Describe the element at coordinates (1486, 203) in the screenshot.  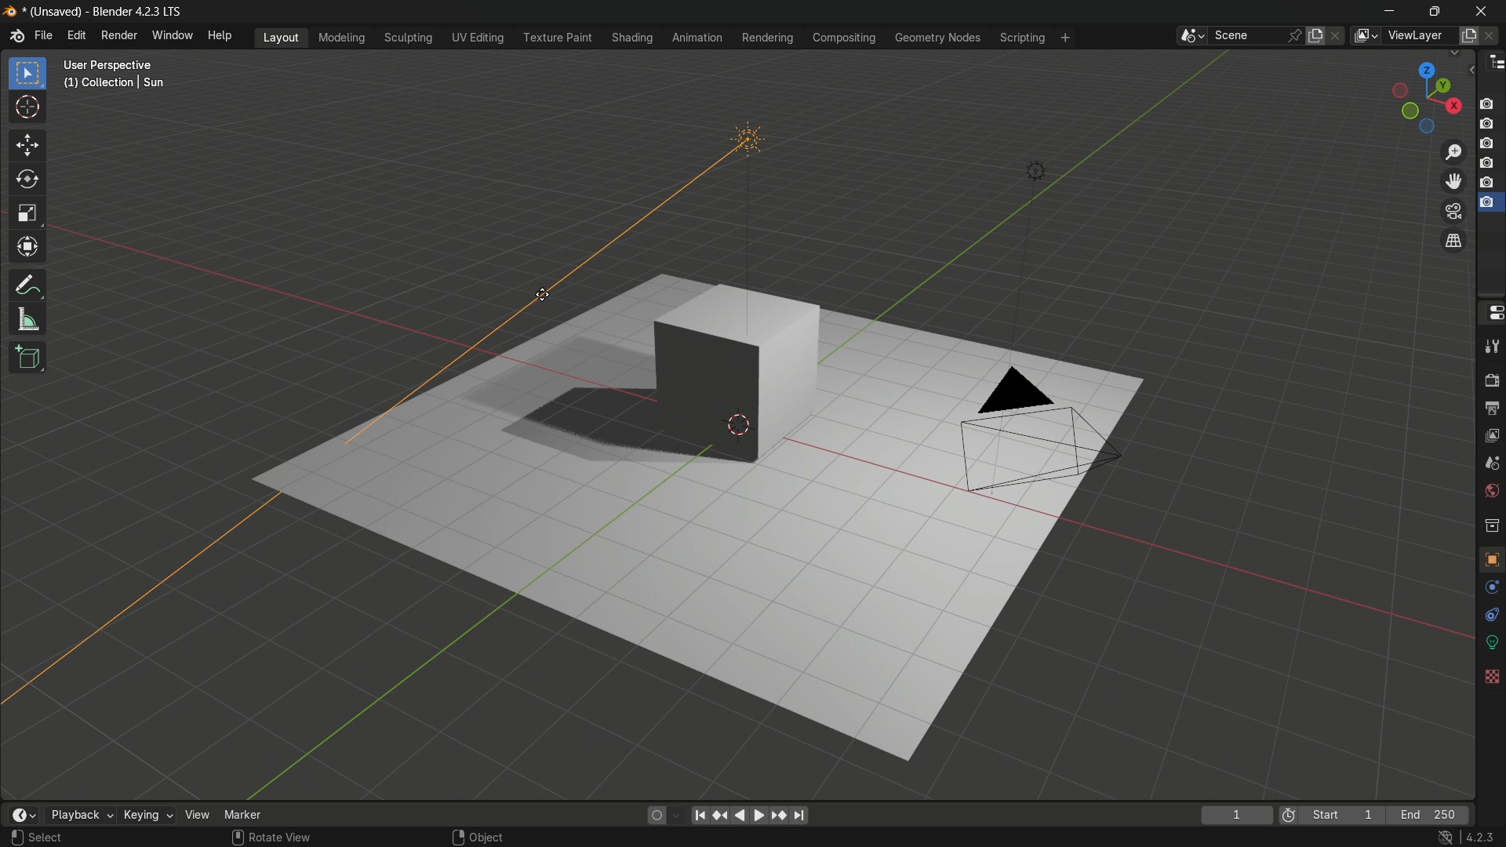
I see `layer 6` at that location.